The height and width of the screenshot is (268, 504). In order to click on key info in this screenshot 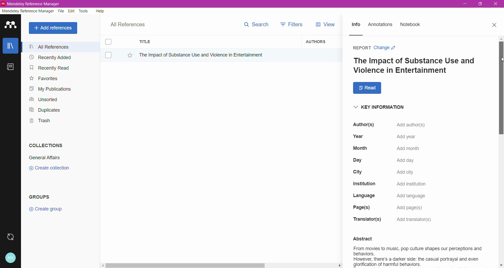, I will do `click(382, 107)`.